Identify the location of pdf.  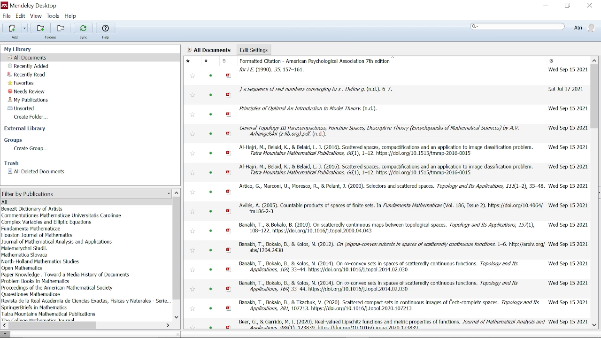
(228, 134).